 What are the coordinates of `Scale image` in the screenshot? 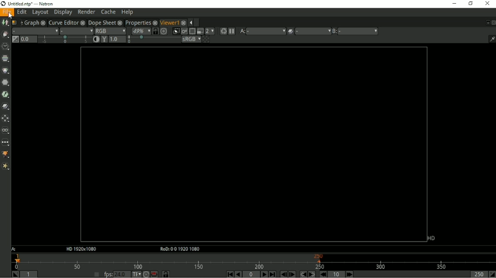 It's located at (164, 31).